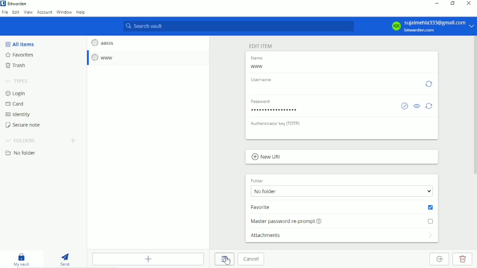 This screenshot has width=477, height=268. What do you see at coordinates (257, 179) in the screenshot?
I see `Folder` at bounding box center [257, 179].